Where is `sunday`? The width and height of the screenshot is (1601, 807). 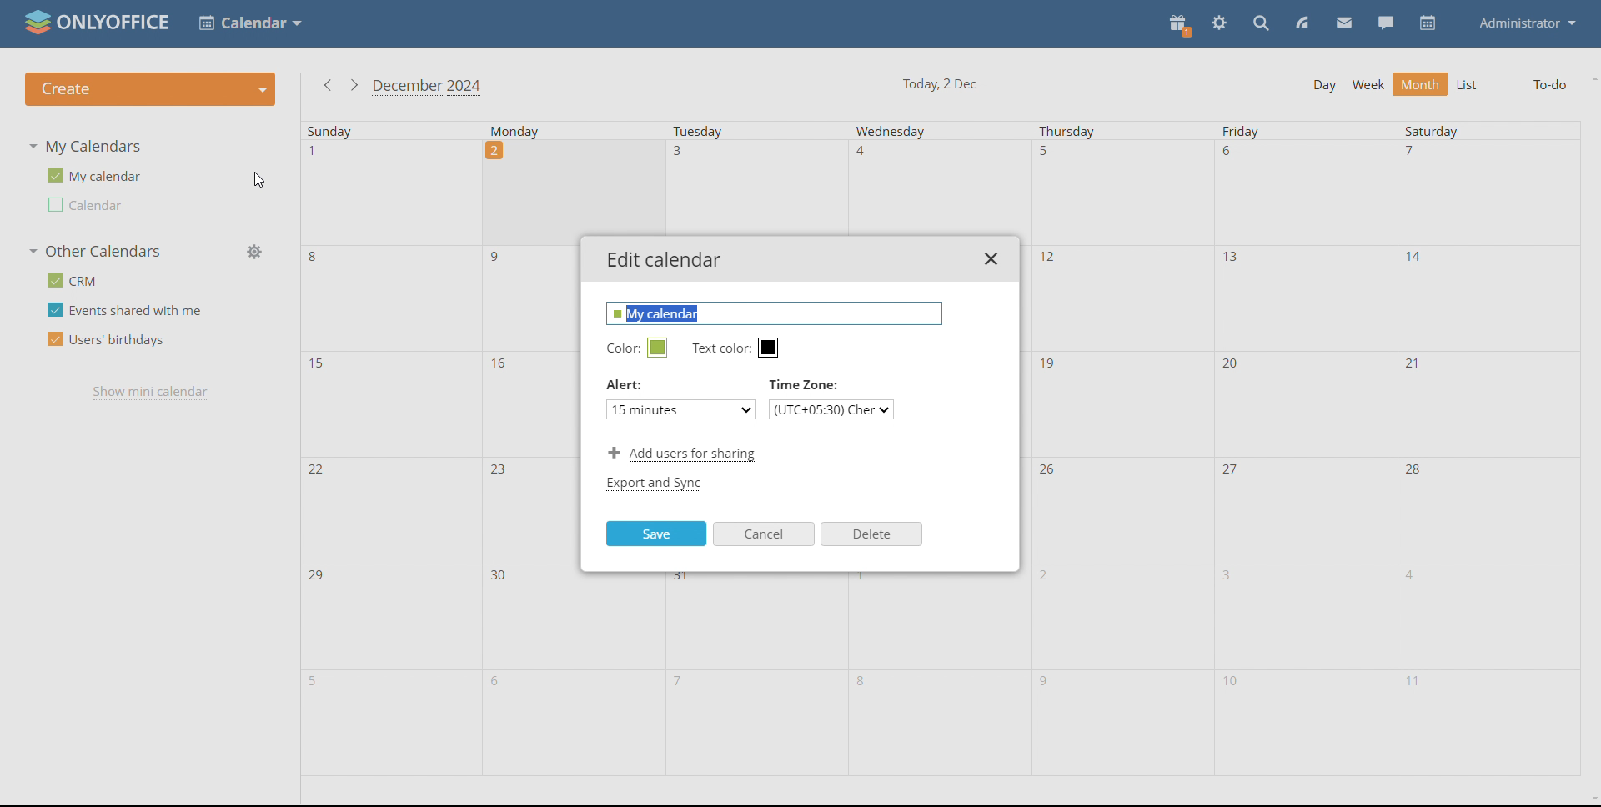
sunday is located at coordinates (389, 459).